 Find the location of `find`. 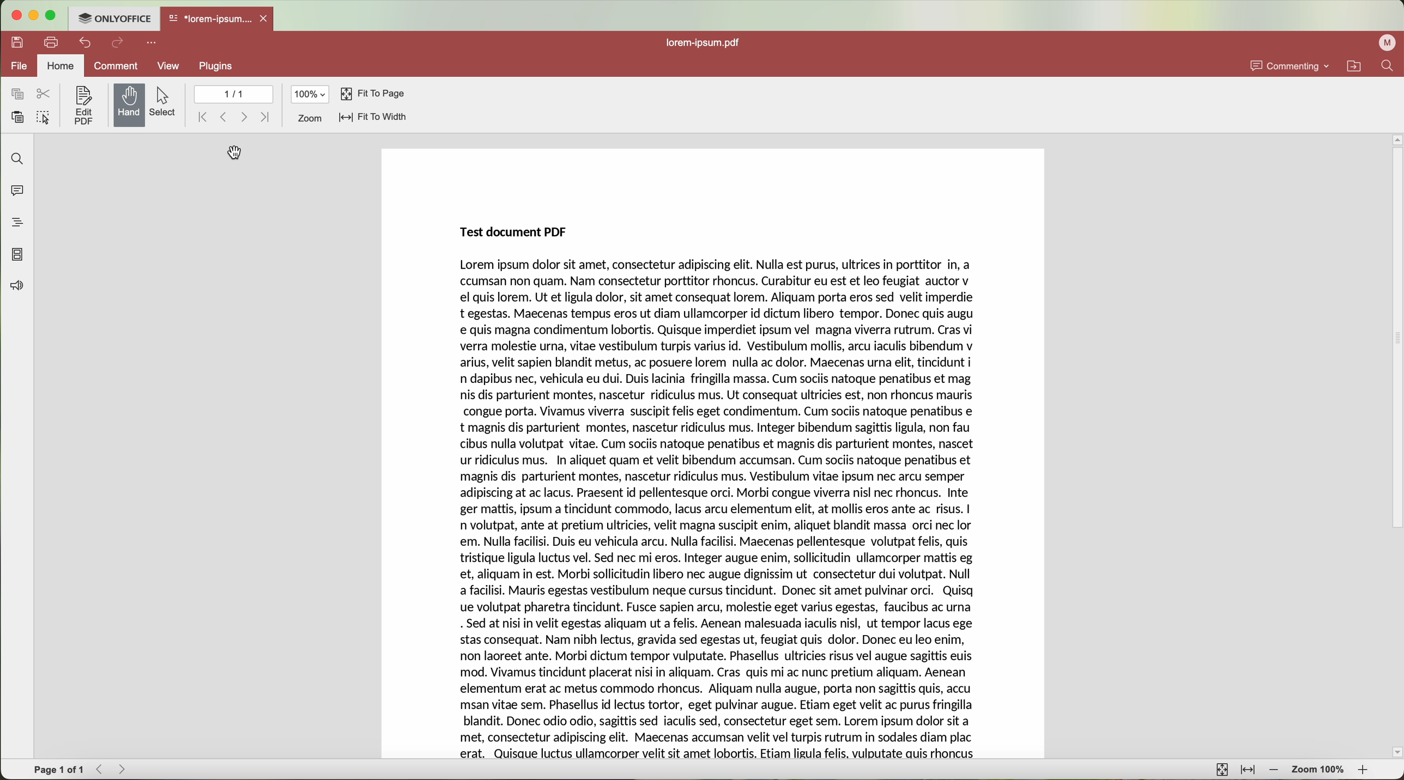

find is located at coordinates (1391, 66).